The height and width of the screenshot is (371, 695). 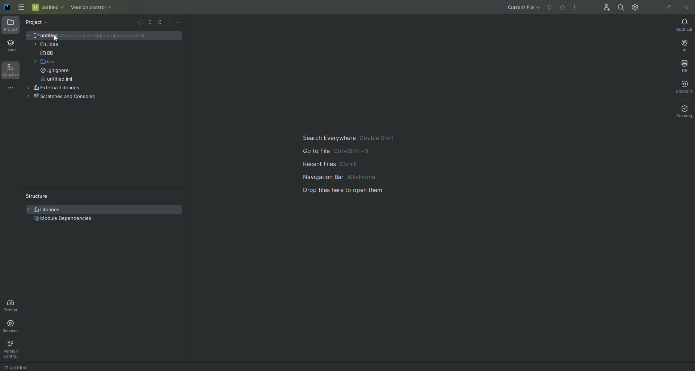 What do you see at coordinates (41, 63) in the screenshot?
I see `src` at bounding box center [41, 63].